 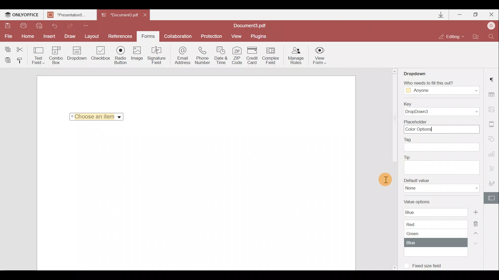 What do you see at coordinates (452, 37) in the screenshot?
I see `Editing mode` at bounding box center [452, 37].